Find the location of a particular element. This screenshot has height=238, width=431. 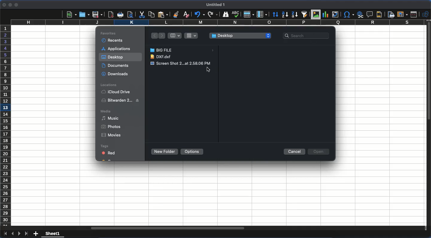

clear formatting is located at coordinates (185, 14).